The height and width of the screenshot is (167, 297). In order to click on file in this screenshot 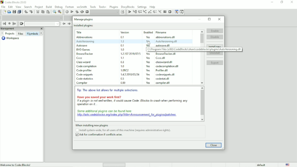, I will do `click(166, 54)`.